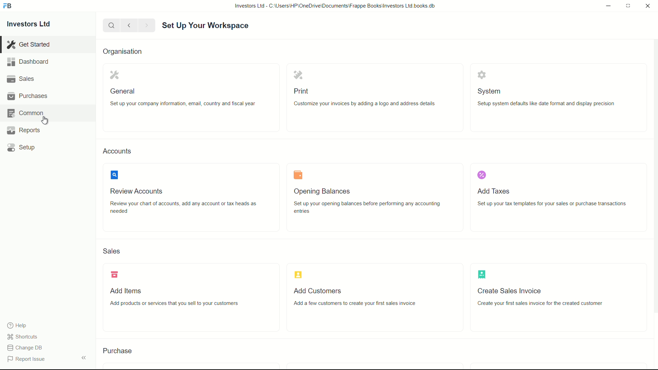  Describe the element at coordinates (297, 175) in the screenshot. I see `books icon` at that location.